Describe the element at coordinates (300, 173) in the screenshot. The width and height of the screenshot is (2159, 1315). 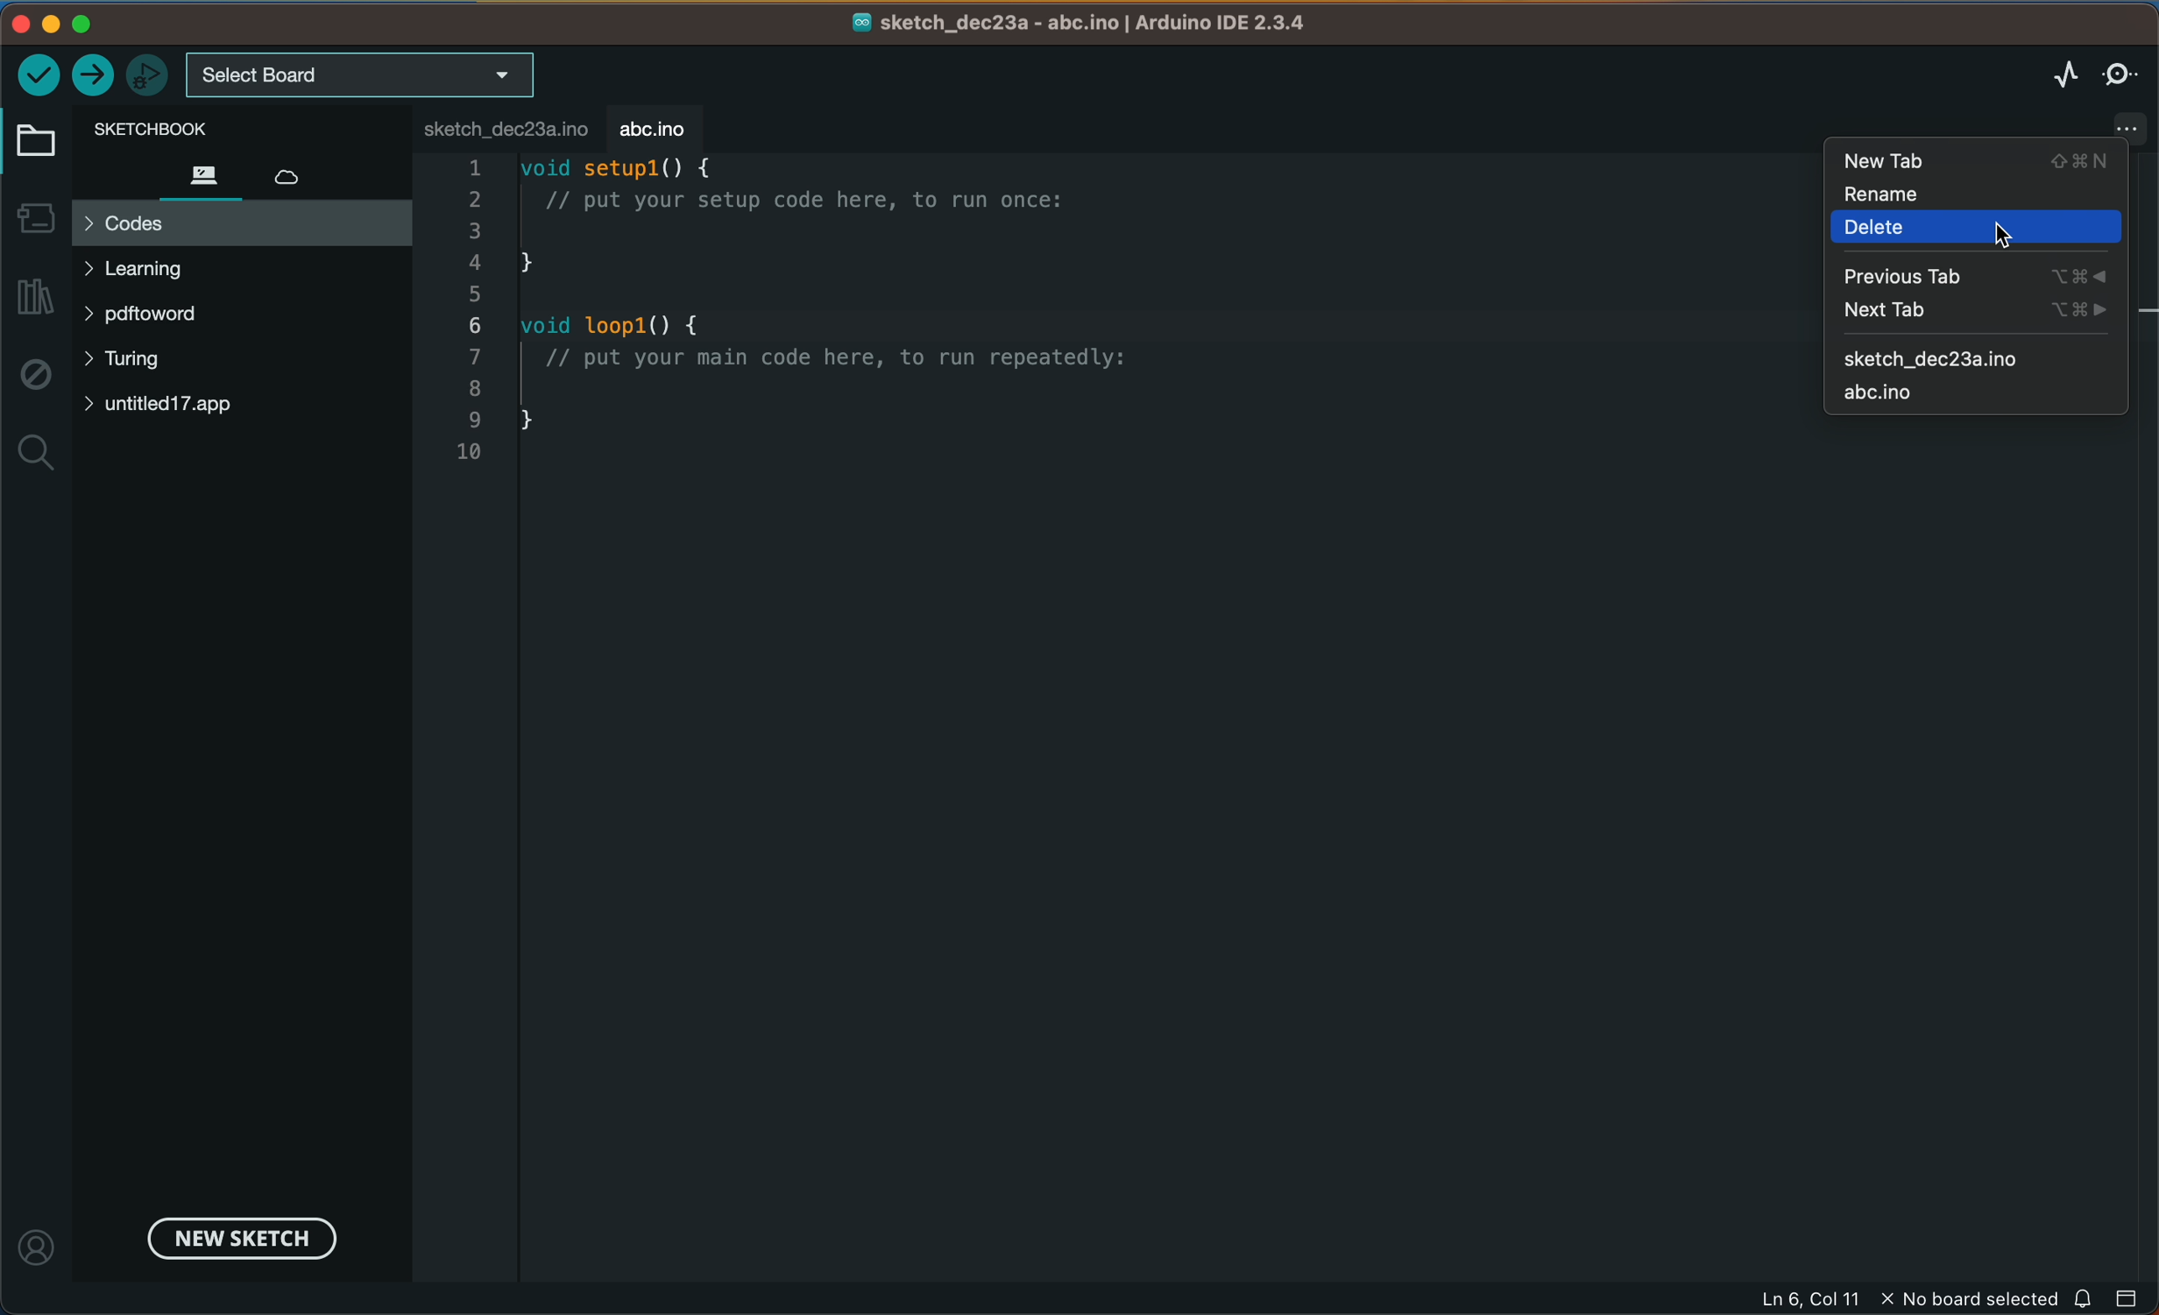
I see `cloud` at that location.